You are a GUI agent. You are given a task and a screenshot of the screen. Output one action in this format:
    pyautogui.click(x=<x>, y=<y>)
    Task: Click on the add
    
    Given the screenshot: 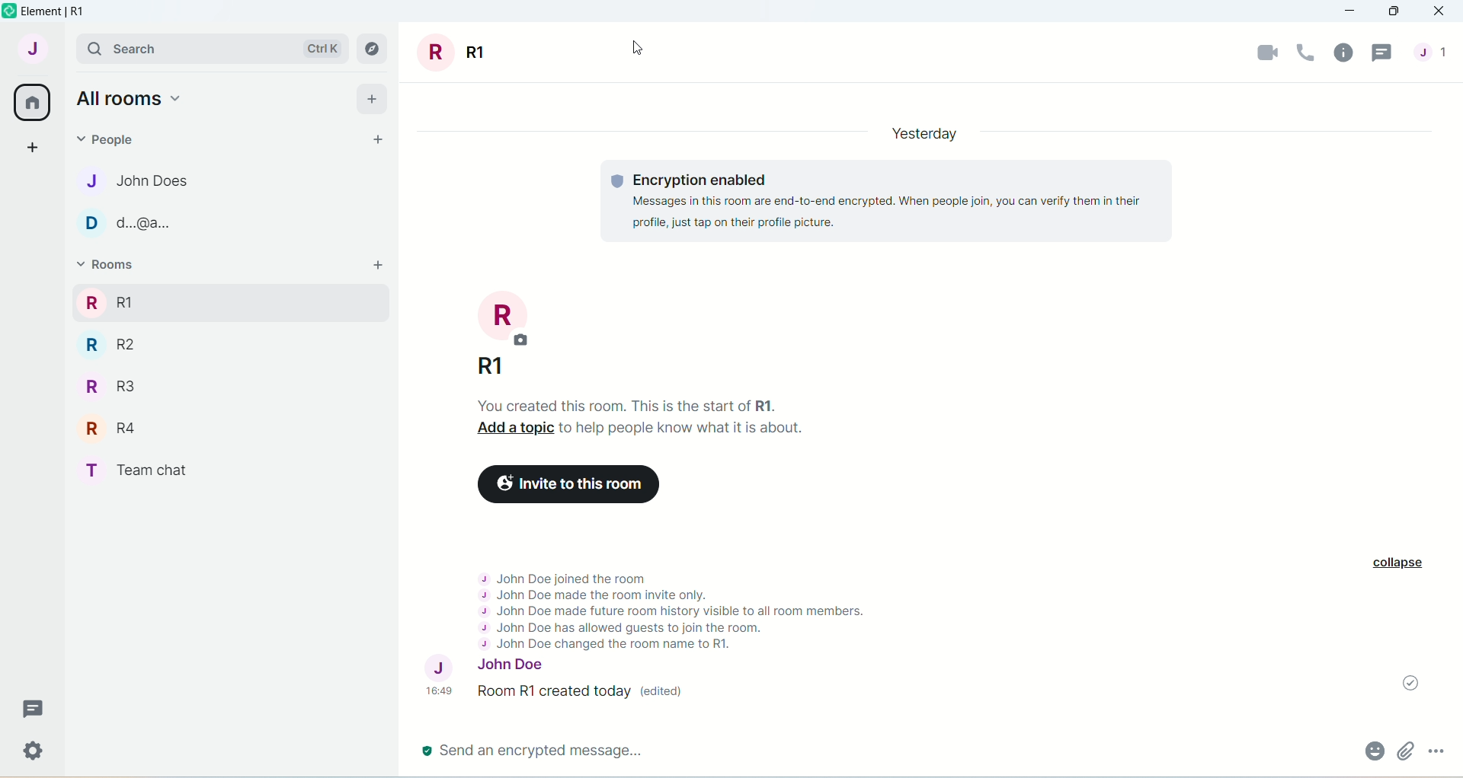 What is the action you would take?
    pyautogui.click(x=378, y=267)
    